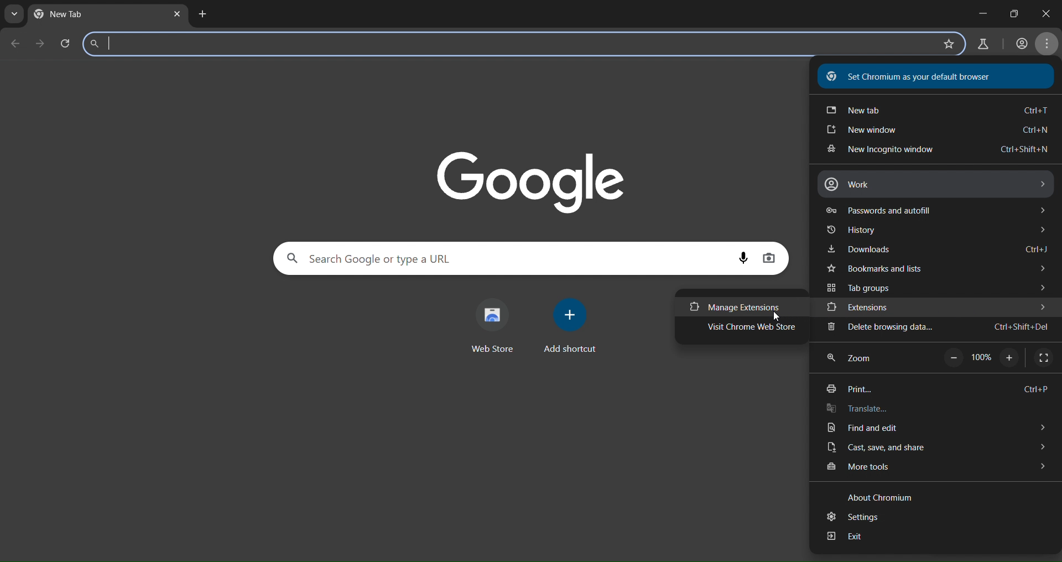  I want to click on settings, so click(856, 518).